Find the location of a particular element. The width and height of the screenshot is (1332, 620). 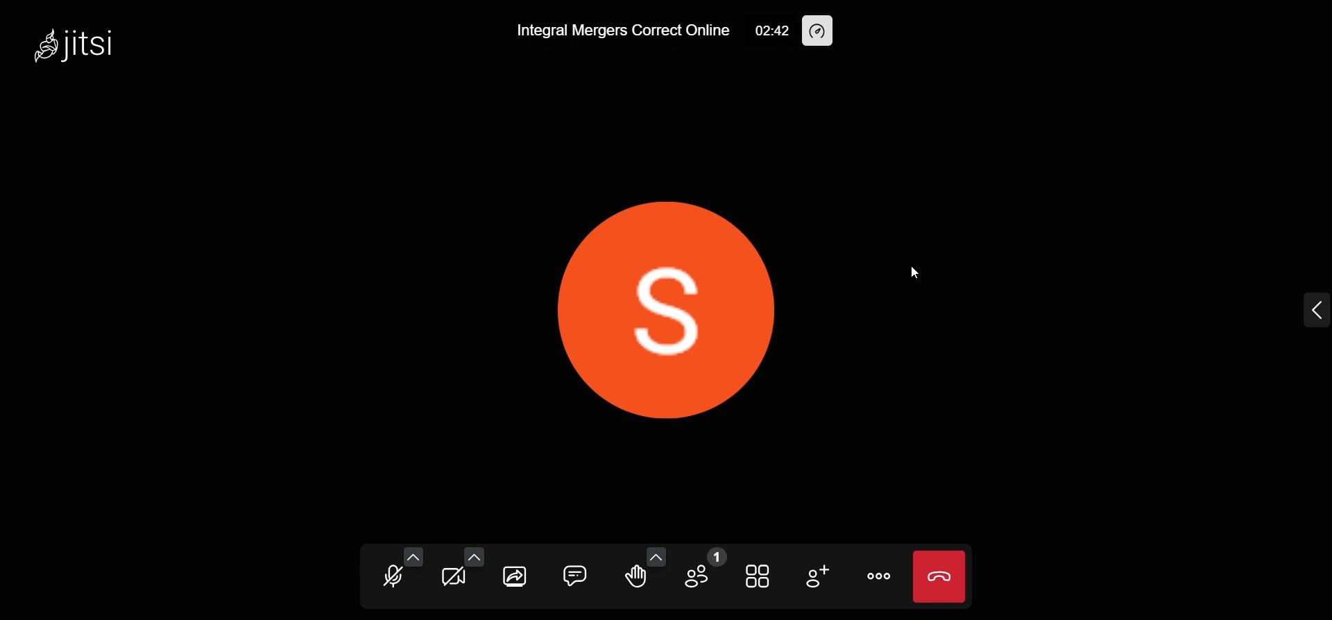

share your screen is located at coordinates (516, 578).